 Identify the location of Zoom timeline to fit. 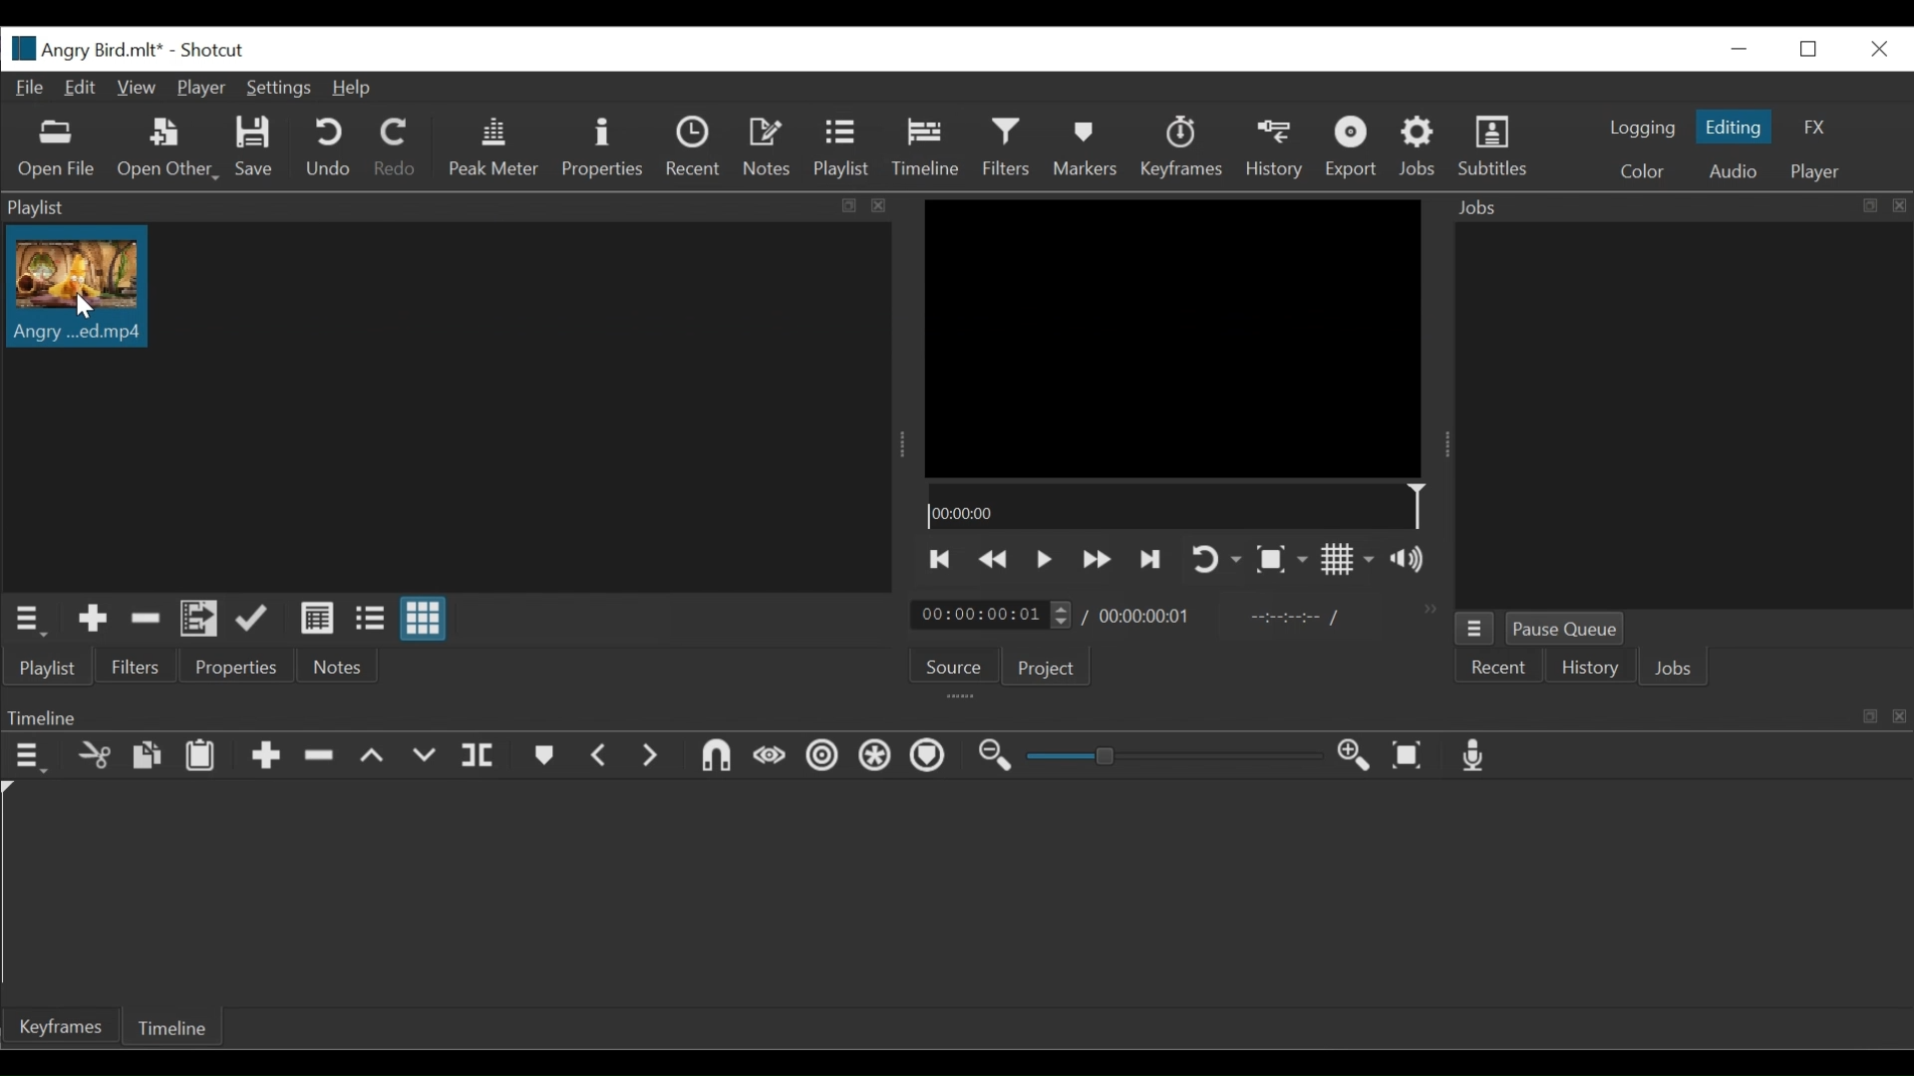
(1409, 756).